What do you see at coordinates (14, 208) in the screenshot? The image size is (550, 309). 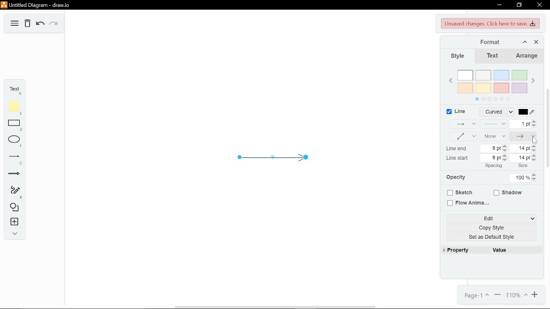 I see `Shapes` at bounding box center [14, 208].